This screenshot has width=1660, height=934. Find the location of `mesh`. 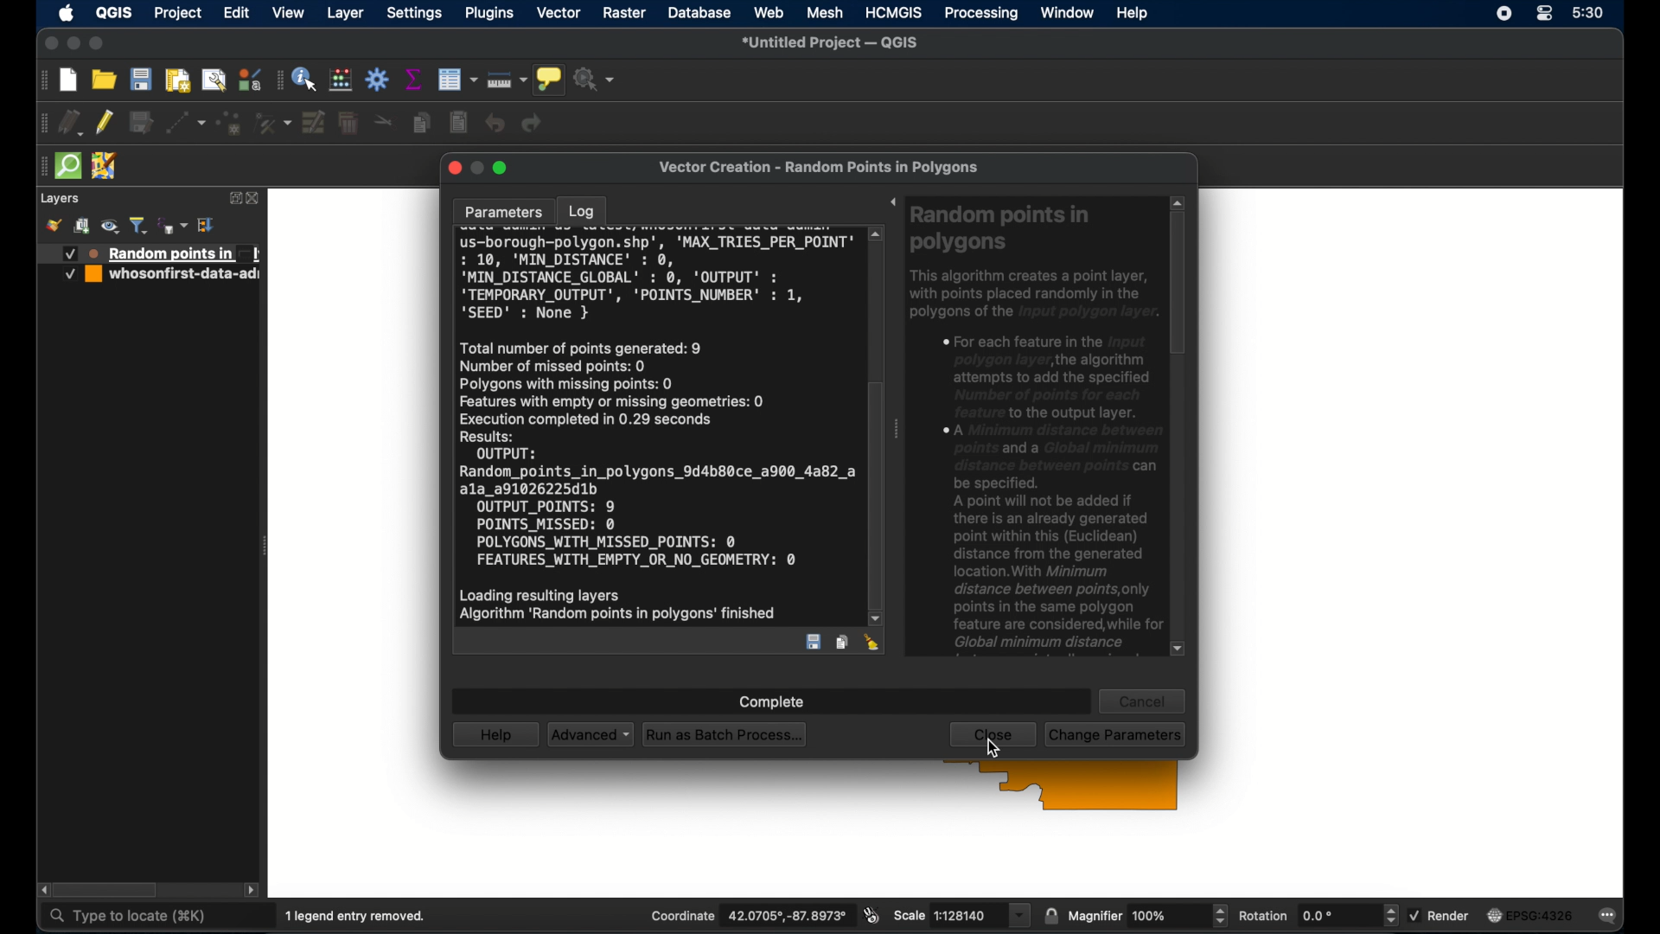

mesh is located at coordinates (825, 14).